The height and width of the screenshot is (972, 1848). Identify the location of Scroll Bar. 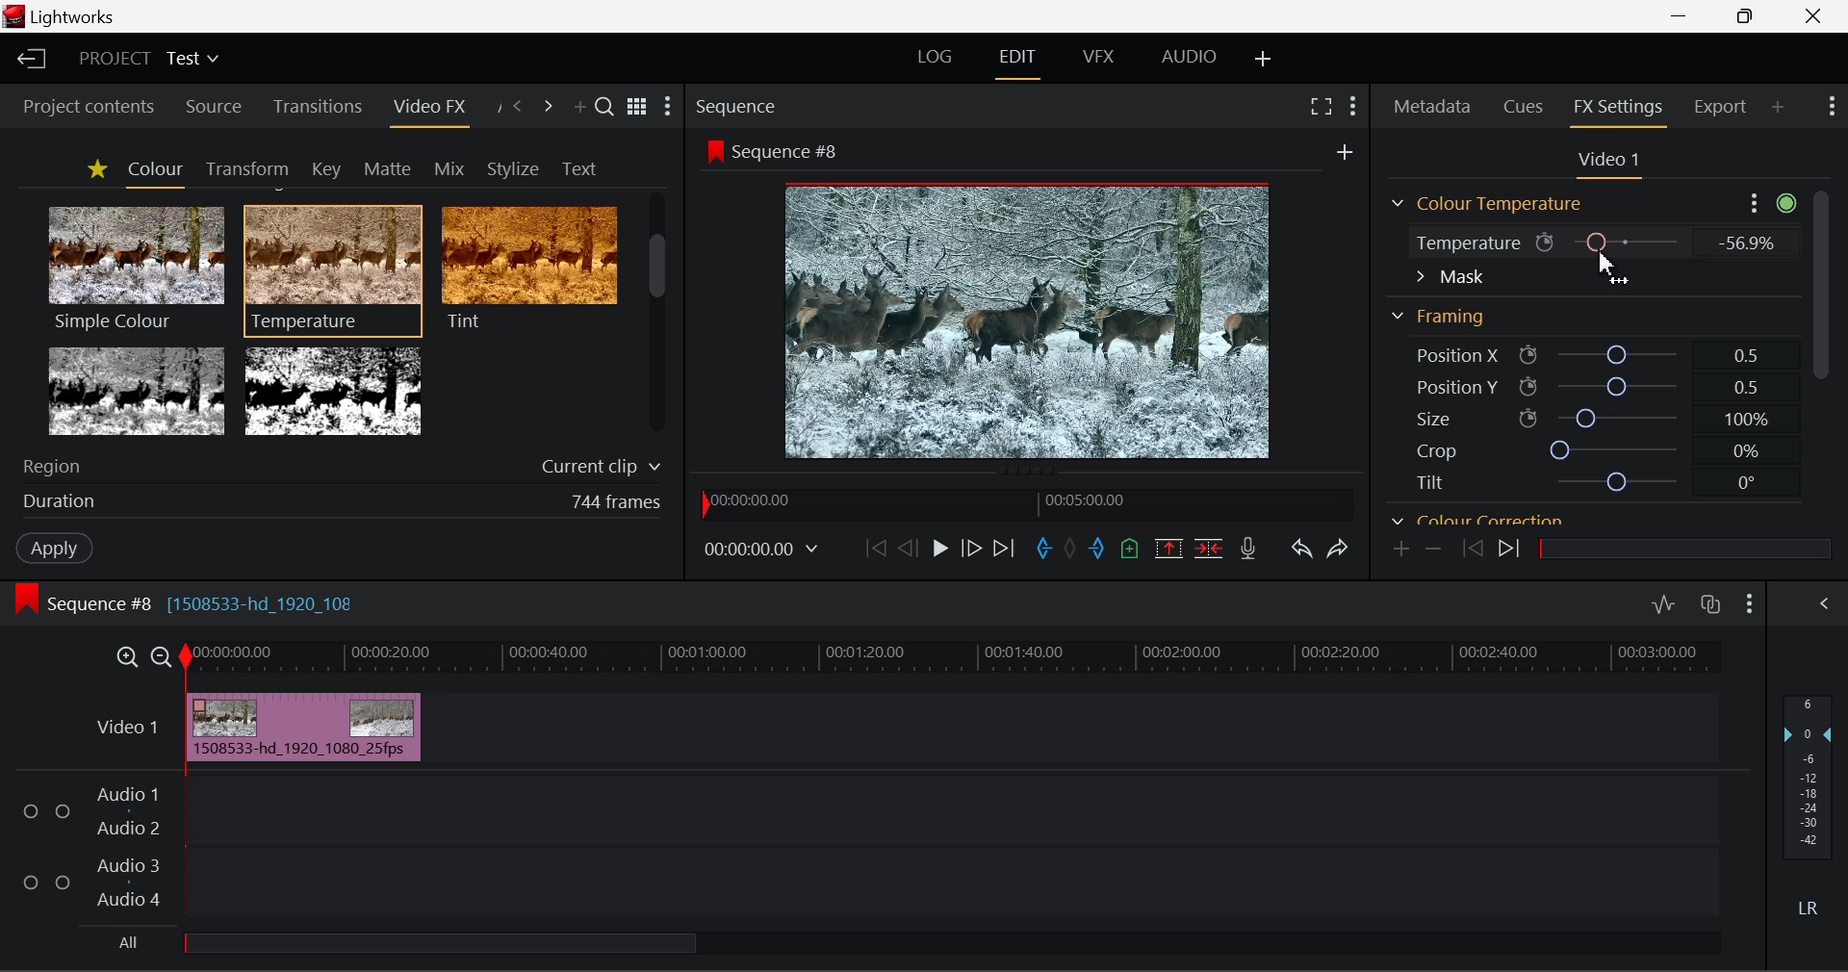
(1823, 336).